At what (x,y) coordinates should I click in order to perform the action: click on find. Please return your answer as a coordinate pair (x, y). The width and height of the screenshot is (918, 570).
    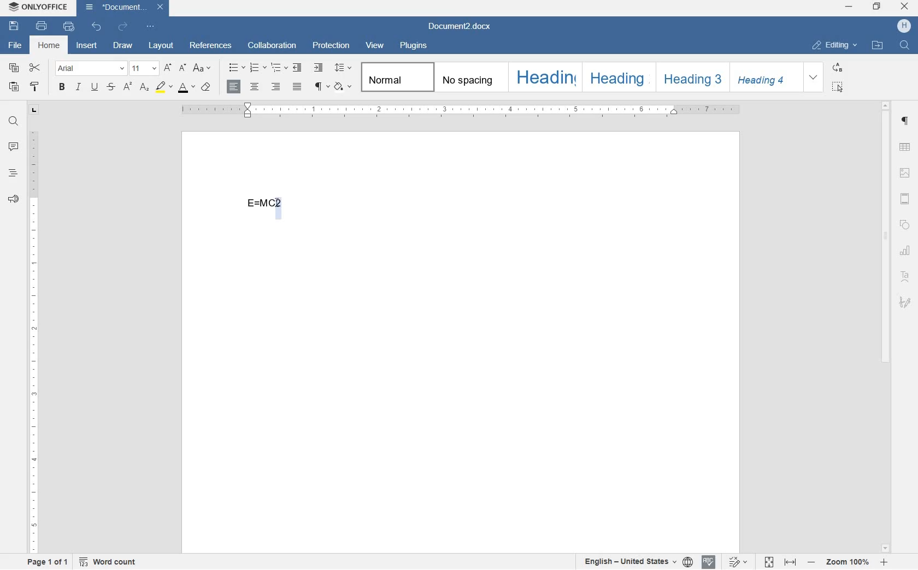
    Looking at the image, I should click on (15, 122).